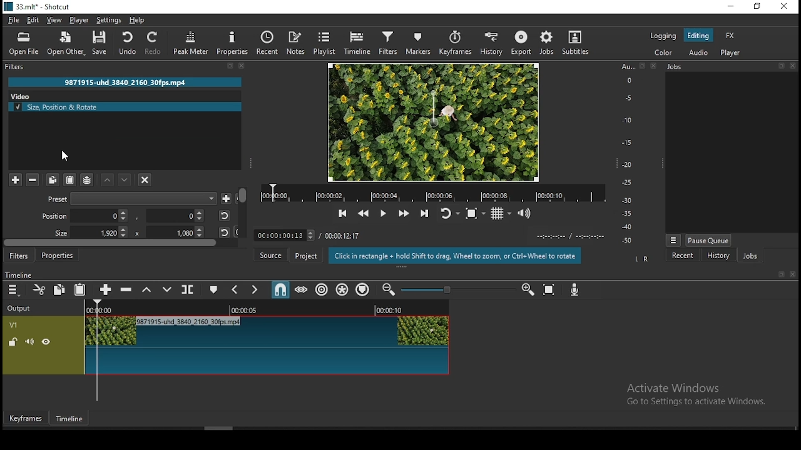 The image size is (801, 450). I want to click on resize, so click(641, 66).